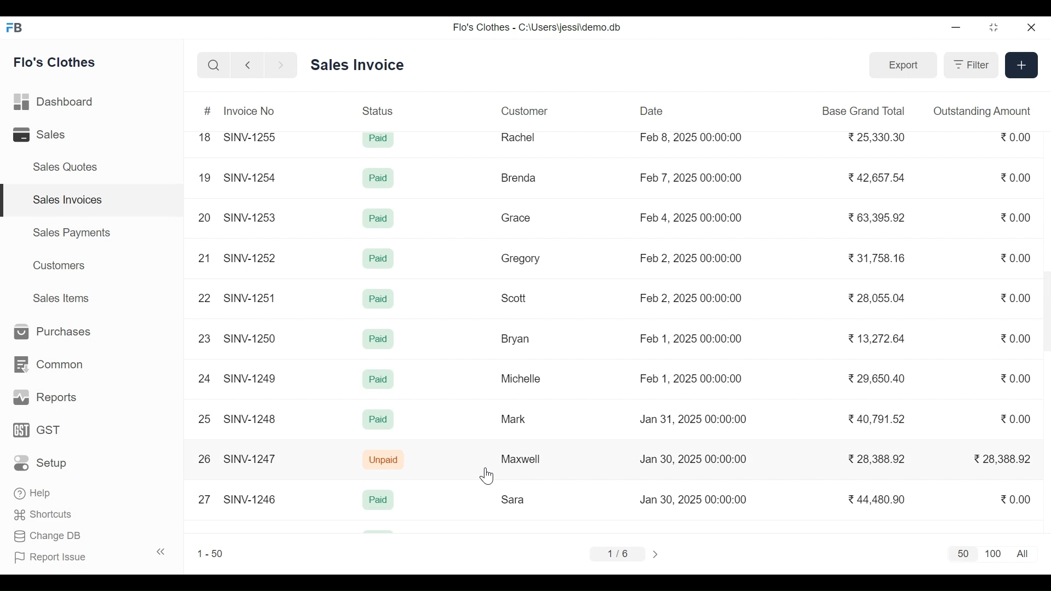 The image size is (1051, 591). I want to click on 0.00, so click(1017, 258).